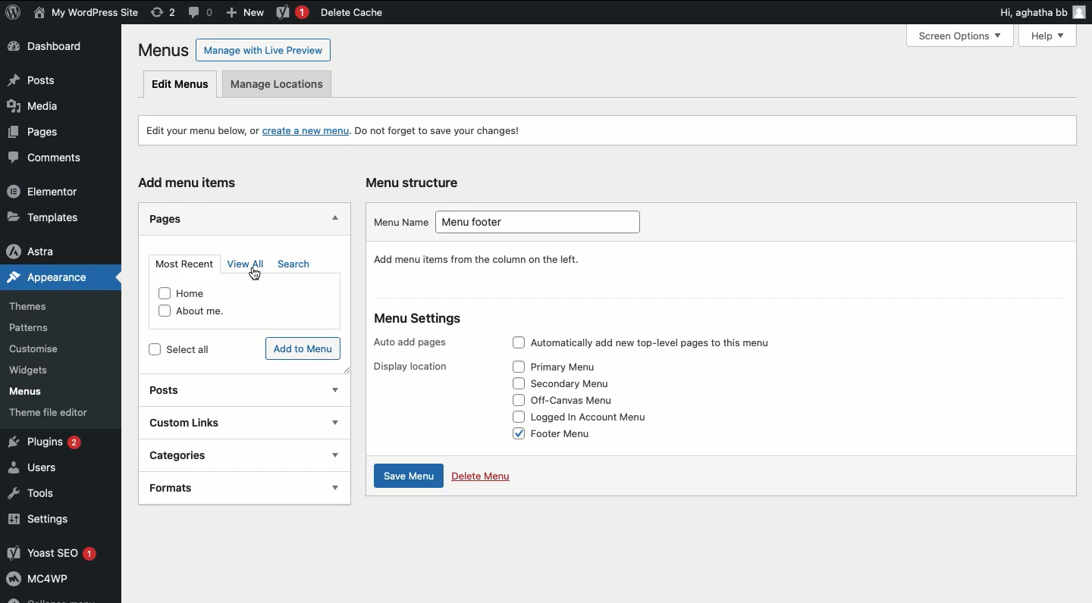 This screenshot has width=1092, height=603. Describe the element at coordinates (184, 264) in the screenshot. I see `Most recent` at that location.